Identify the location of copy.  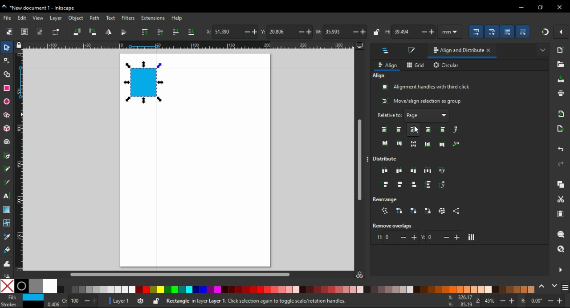
(562, 184).